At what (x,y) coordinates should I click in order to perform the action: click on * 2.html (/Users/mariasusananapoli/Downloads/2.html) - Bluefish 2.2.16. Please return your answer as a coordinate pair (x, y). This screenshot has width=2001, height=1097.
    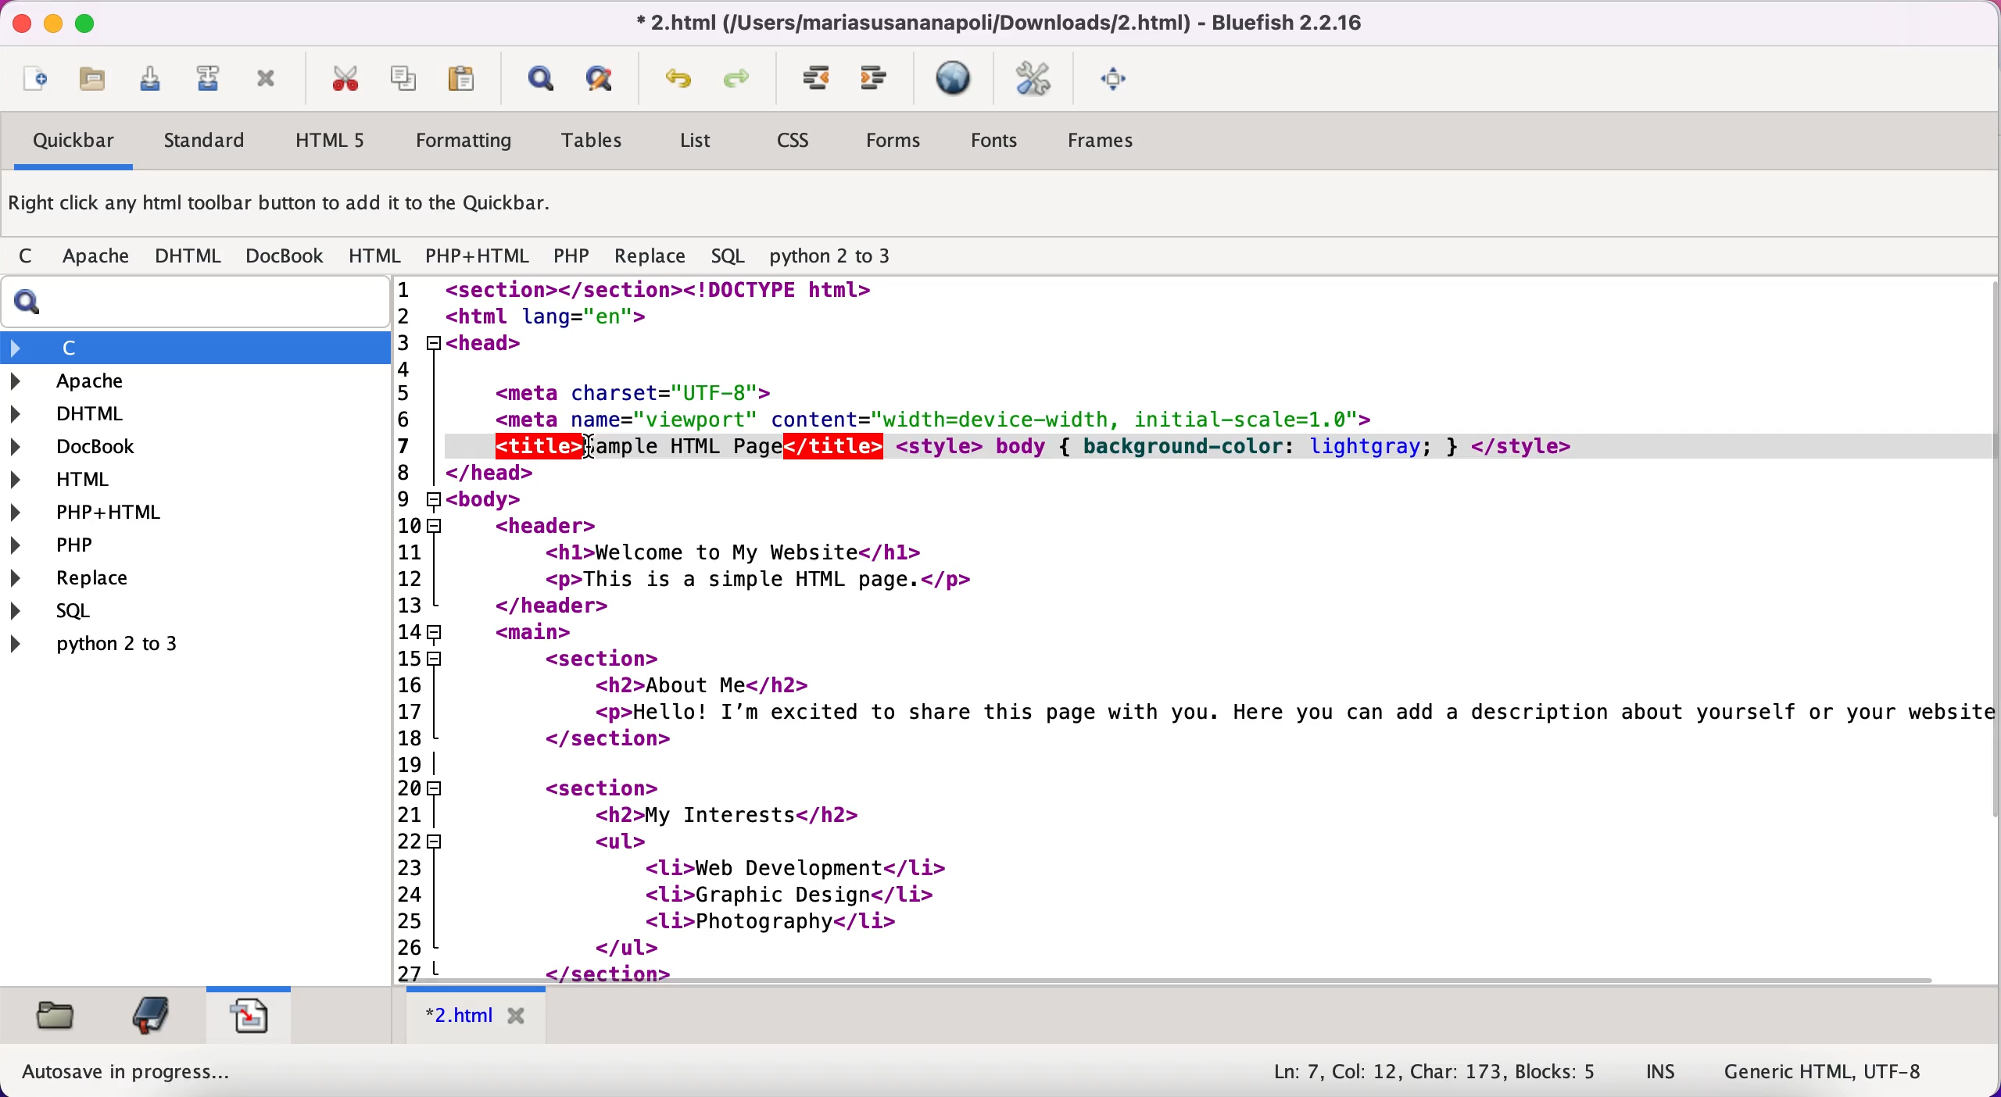
    Looking at the image, I should click on (994, 22).